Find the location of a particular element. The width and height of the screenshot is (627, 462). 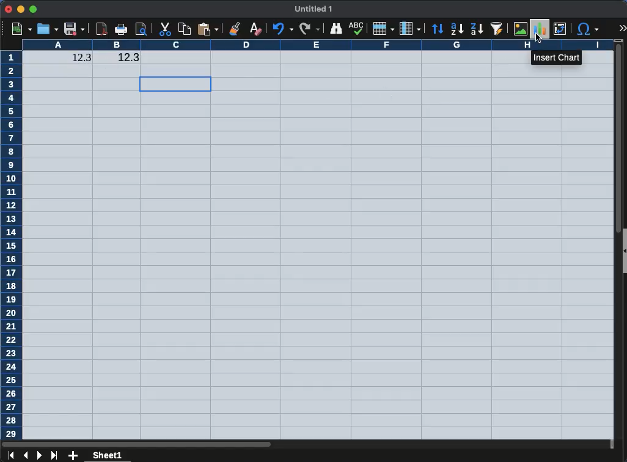

chart, highlighted is located at coordinates (541, 29).